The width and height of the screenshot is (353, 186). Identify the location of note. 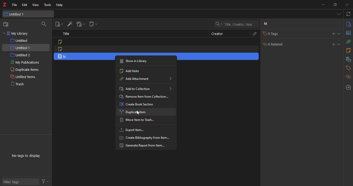
(62, 49).